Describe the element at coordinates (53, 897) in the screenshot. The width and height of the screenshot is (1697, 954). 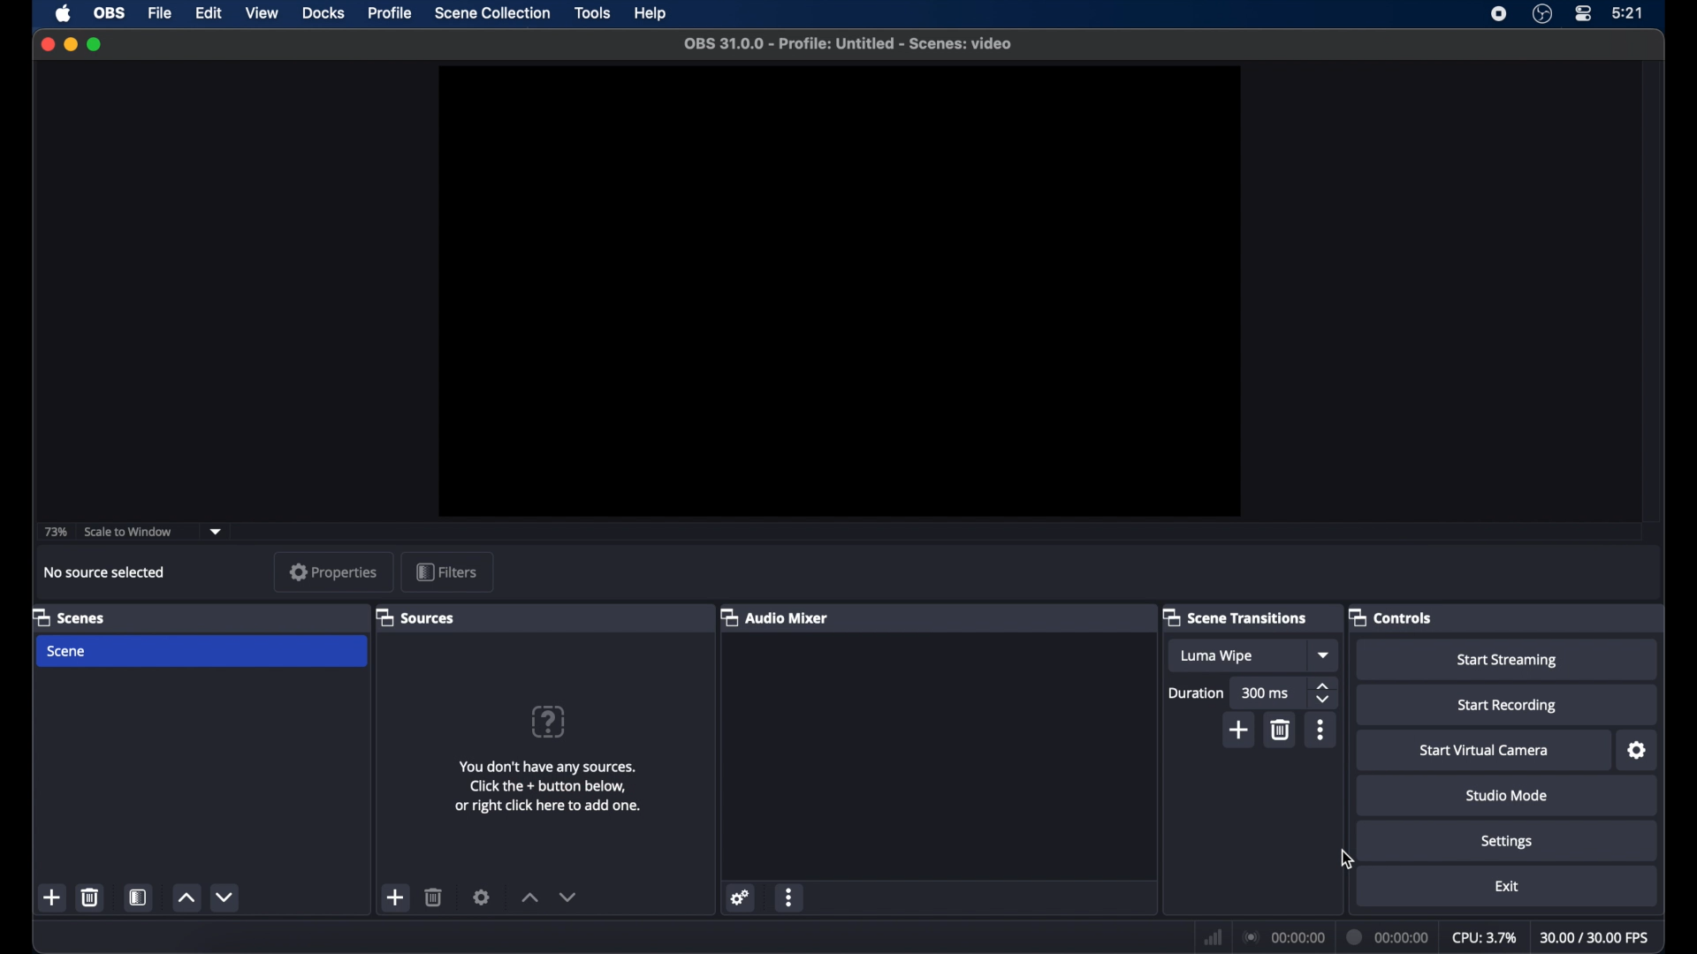
I see `add` at that location.